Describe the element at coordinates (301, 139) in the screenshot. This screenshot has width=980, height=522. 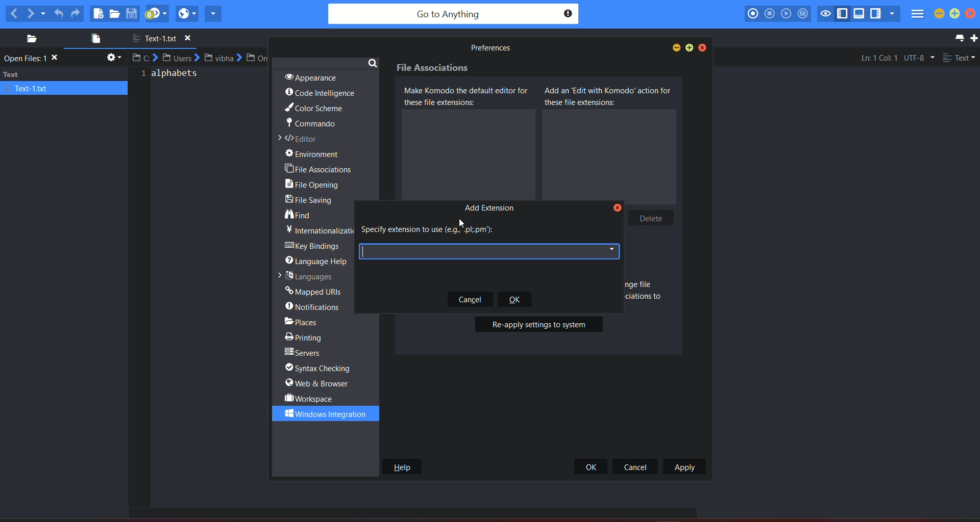
I see `editor` at that location.